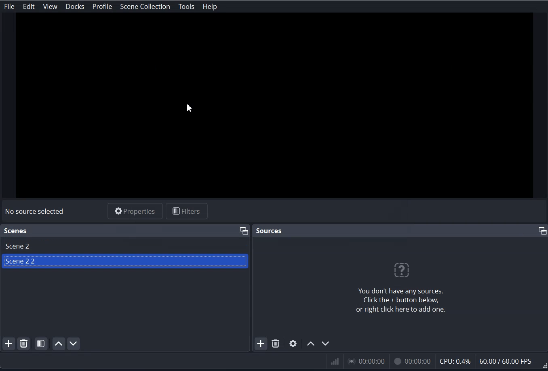 The width and height of the screenshot is (548, 371). Describe the element at coordinates (402, 287) in the screenshot. I see `Text about no sources and how to add a new source` at that location.